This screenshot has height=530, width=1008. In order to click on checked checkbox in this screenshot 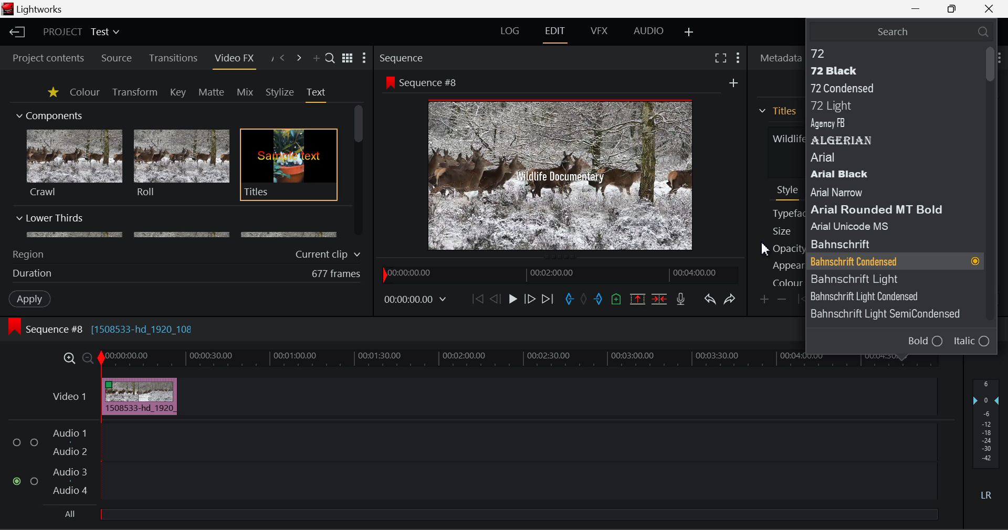, I will do `click(18, 482)`.